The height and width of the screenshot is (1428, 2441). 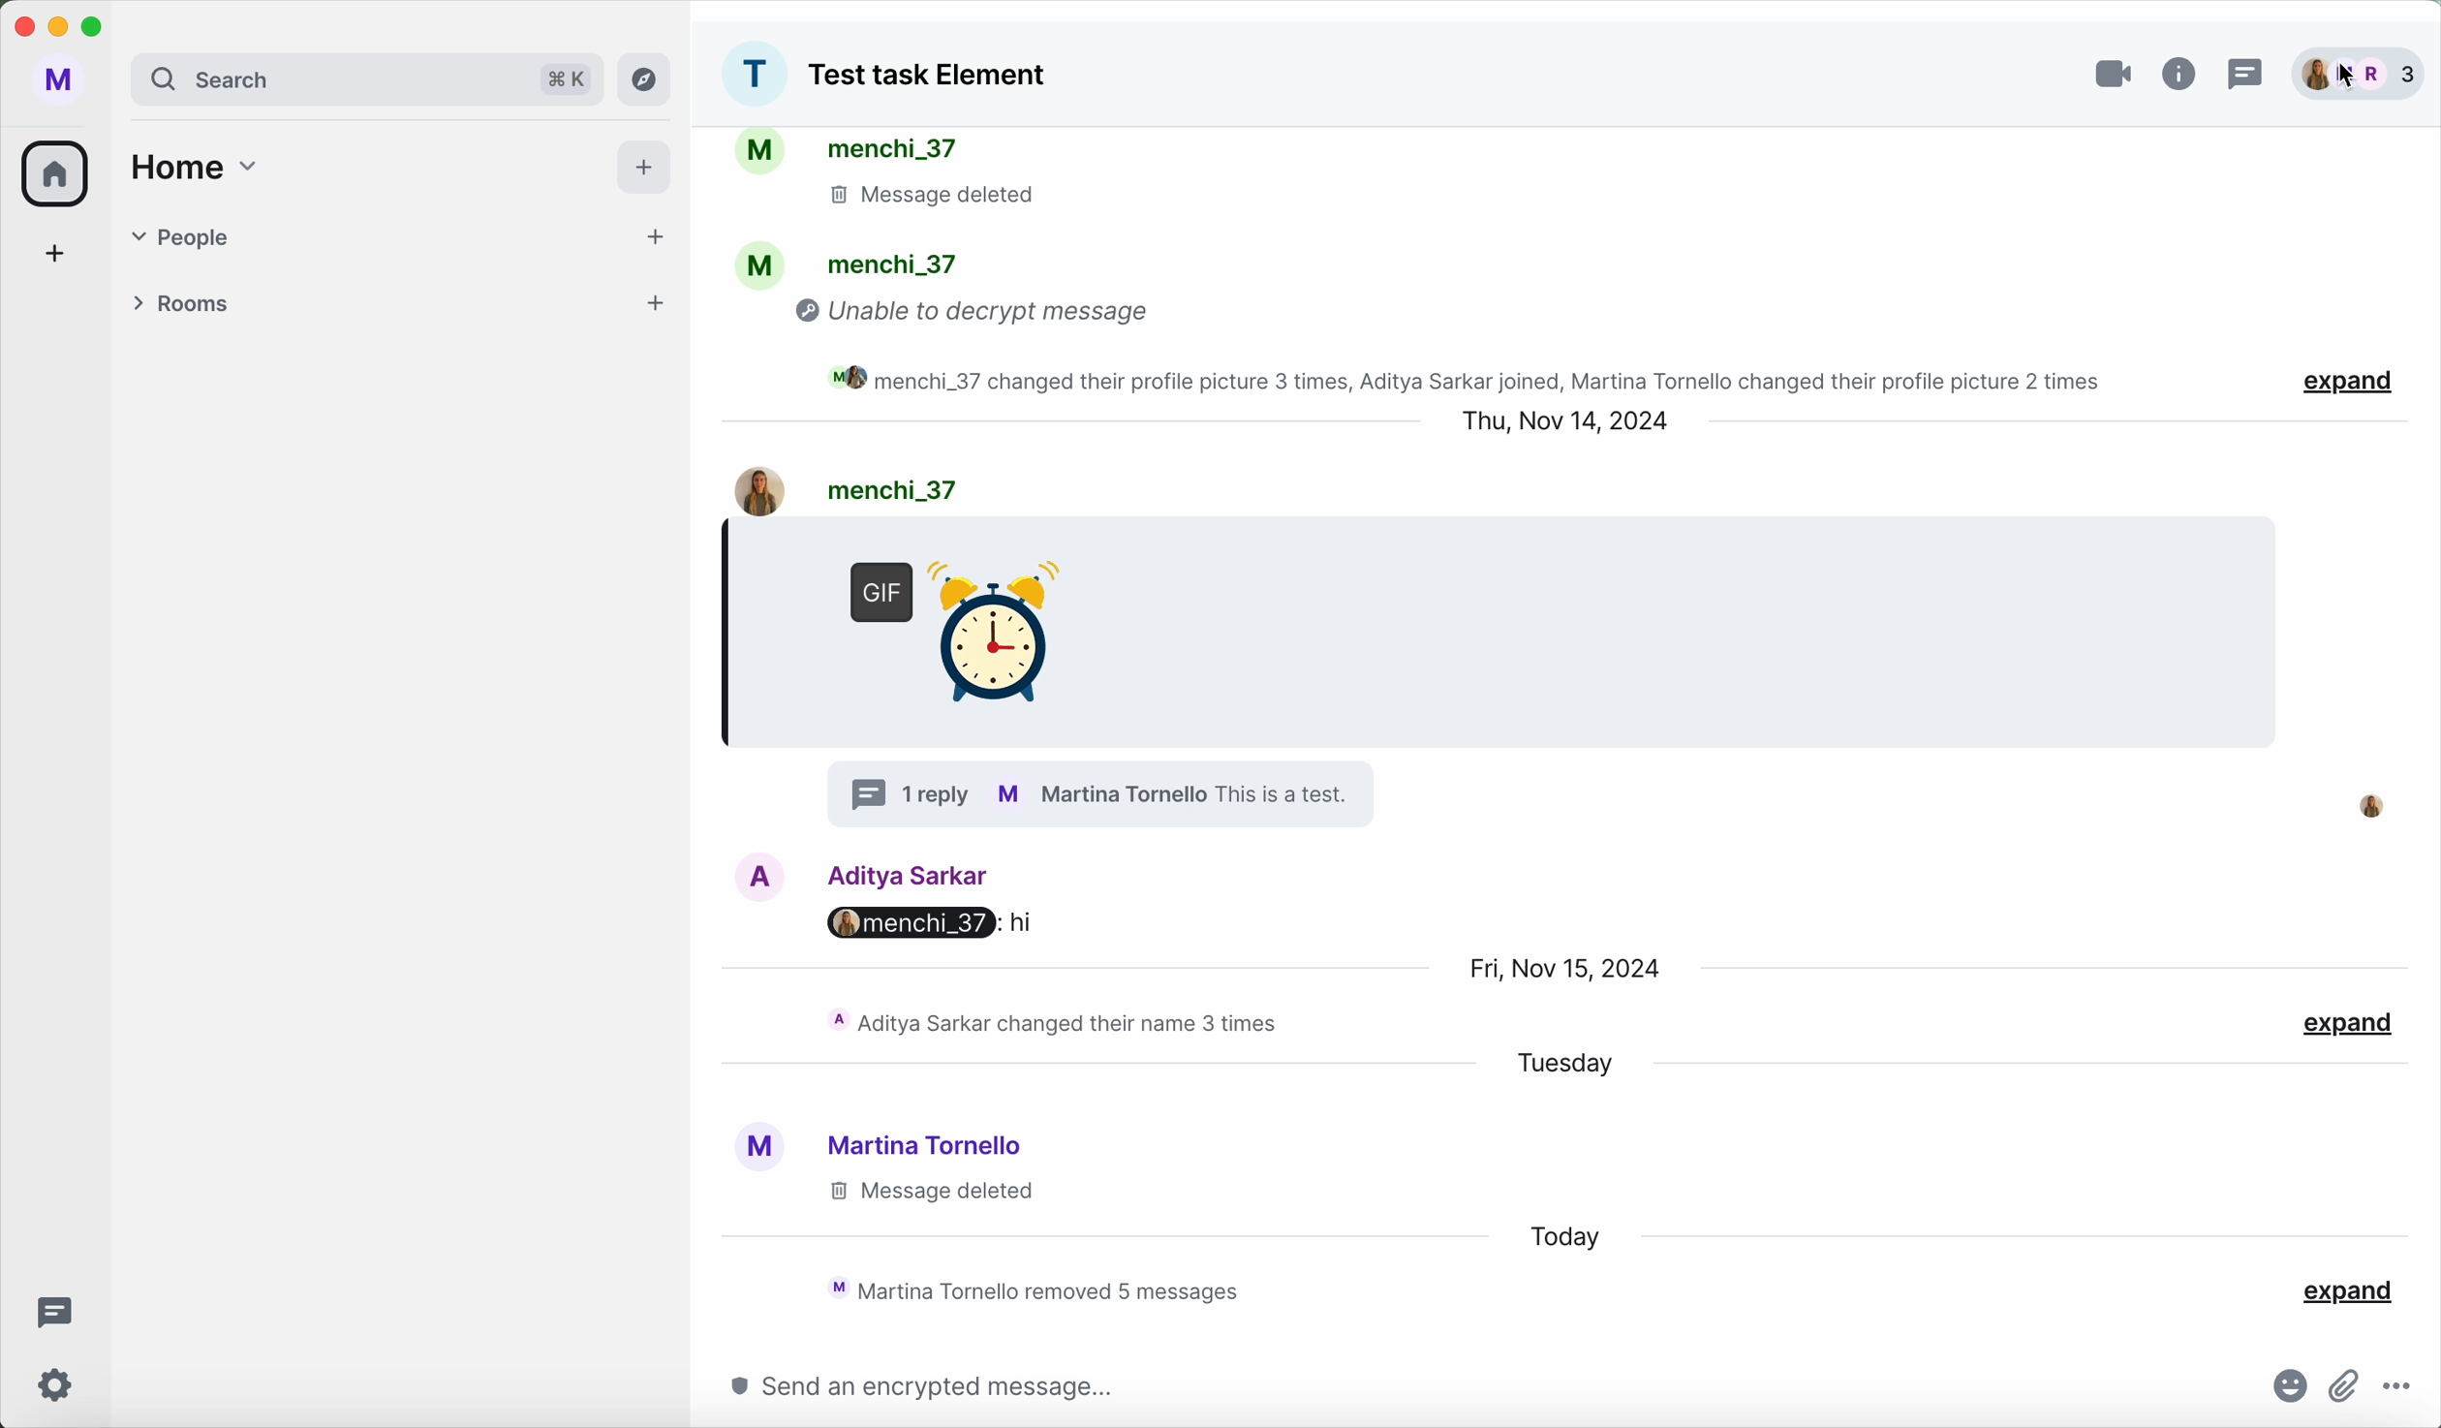 What do you see at coordinates (22, 26) in the screenshot?
I see `close program` at bounding box center [22, 26].